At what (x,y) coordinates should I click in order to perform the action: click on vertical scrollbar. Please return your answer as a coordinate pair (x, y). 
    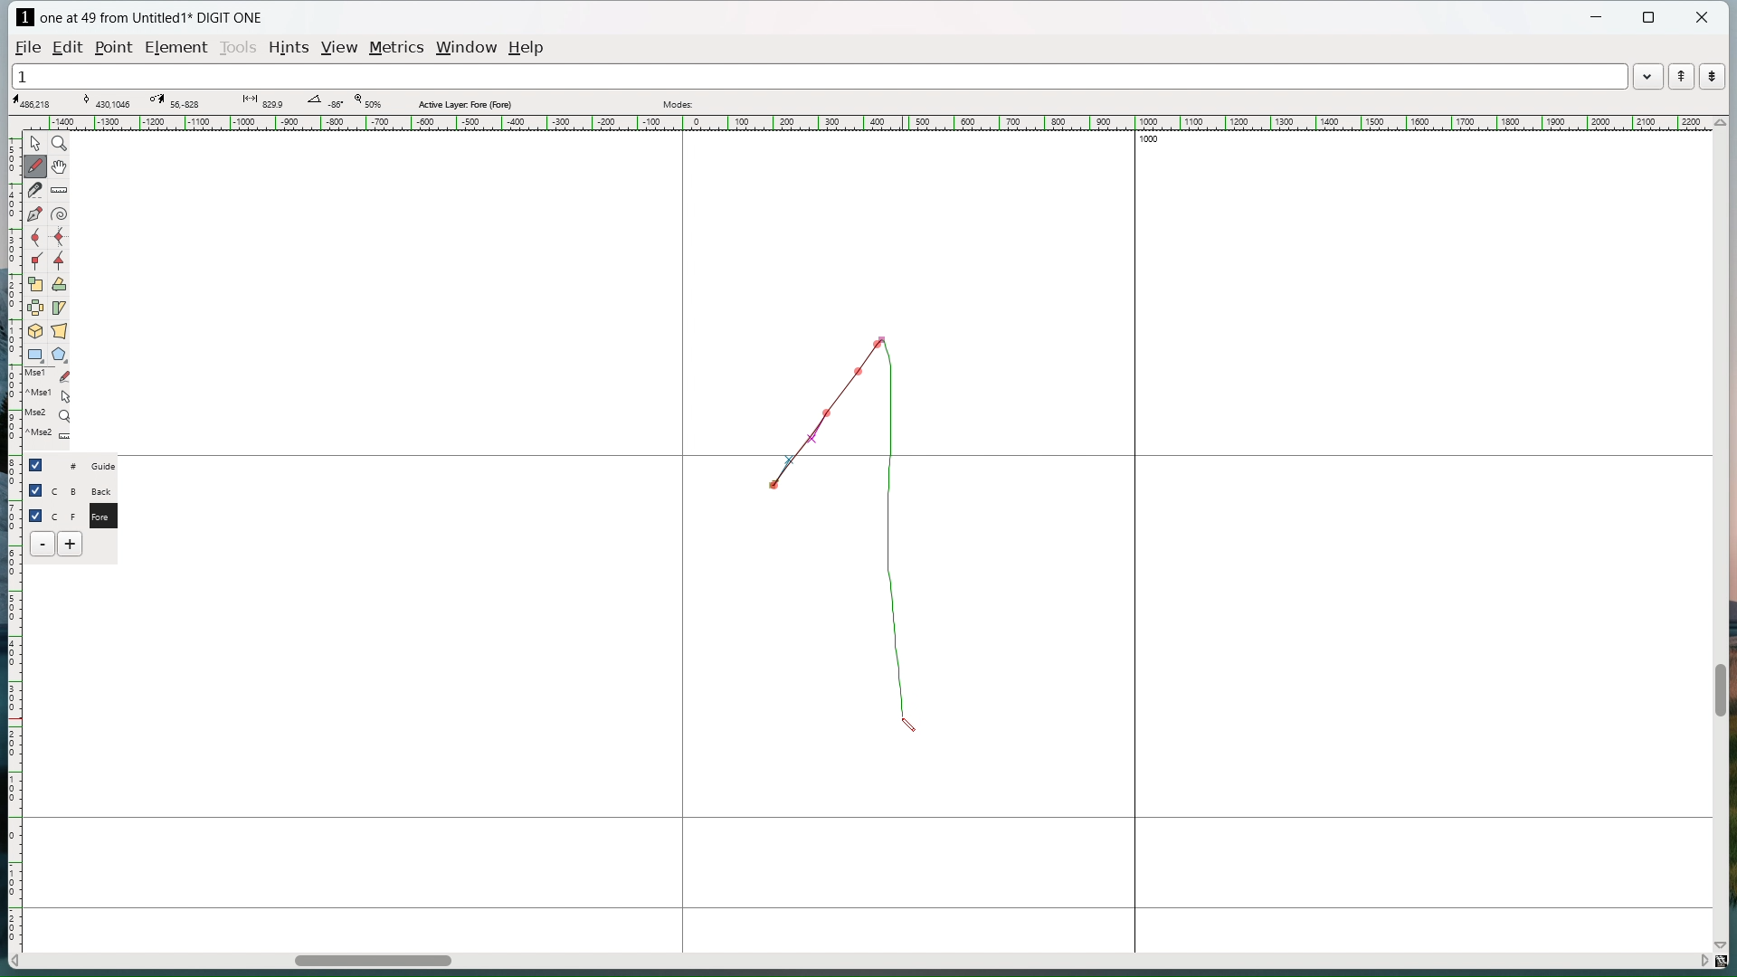
    Looking at the image, I should click on (1719, 690).